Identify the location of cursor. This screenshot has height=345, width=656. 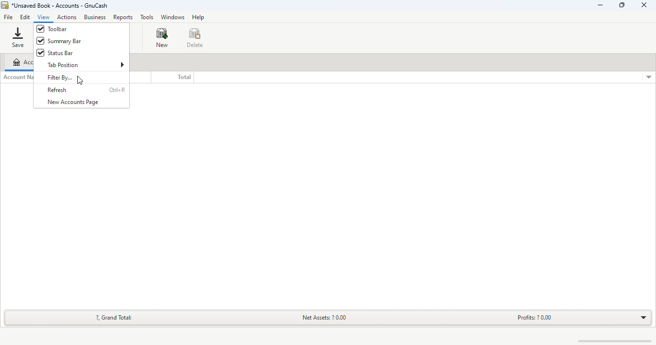
(80, 80).